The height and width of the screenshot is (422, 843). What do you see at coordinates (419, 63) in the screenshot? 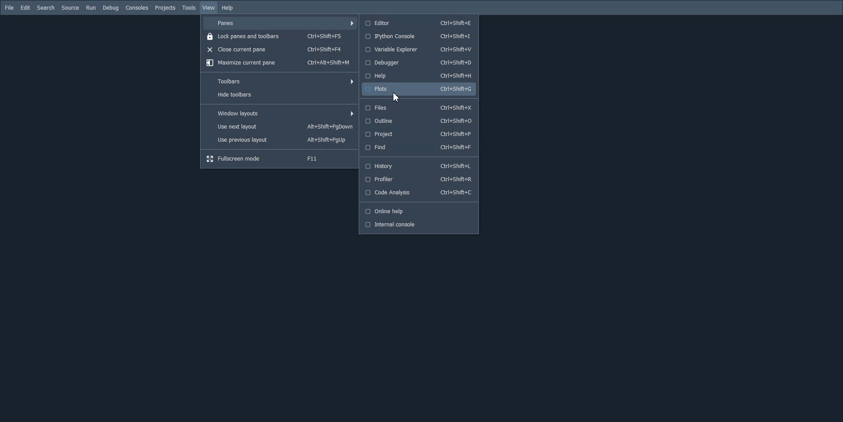
I see `Debugger` at bounding box center [419, 63].